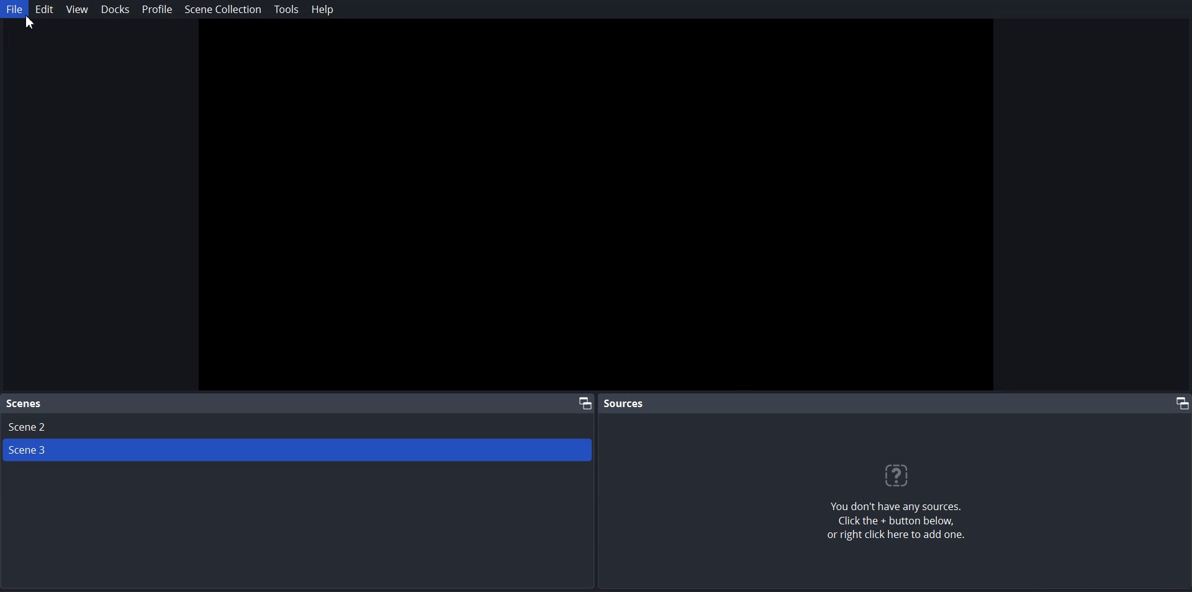 This screenshot has height=592, width=1192. Describe the element at coordinates (286, 9) in the screenshot. I see `Tools` at that location.